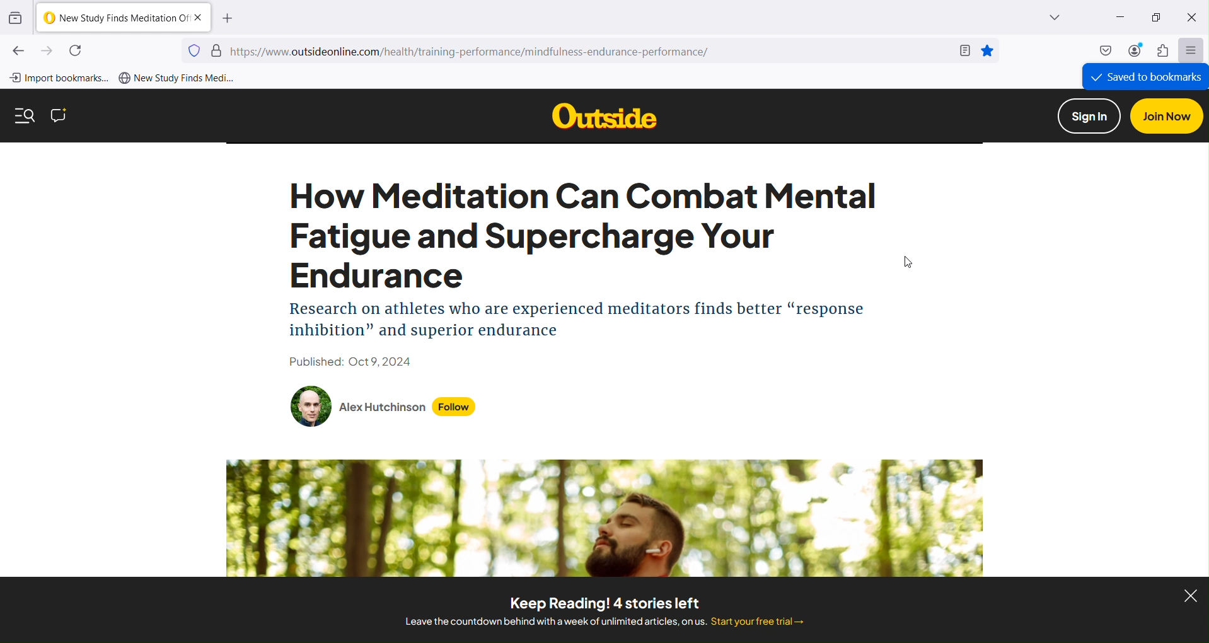 The image size is (1209, 643). Describe the element at coordinates (1118, 18) in the screenshot. I see `Minimize` at that location.